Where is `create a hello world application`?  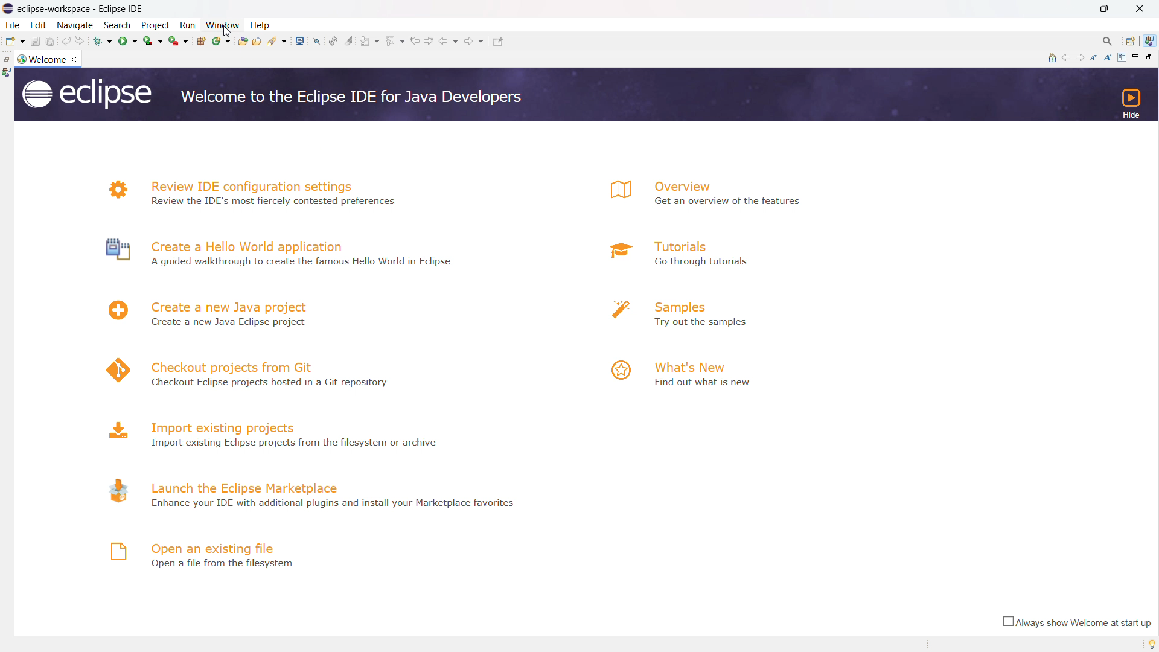
create a hello world application is located at coordinates (250, 246).